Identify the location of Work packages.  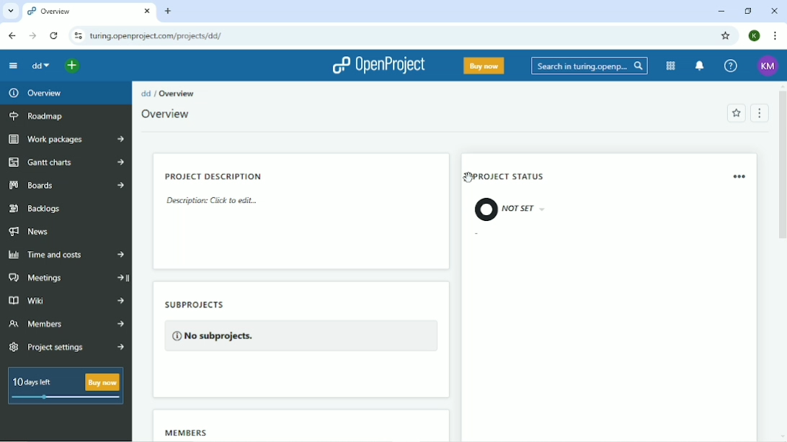
(67, 139).